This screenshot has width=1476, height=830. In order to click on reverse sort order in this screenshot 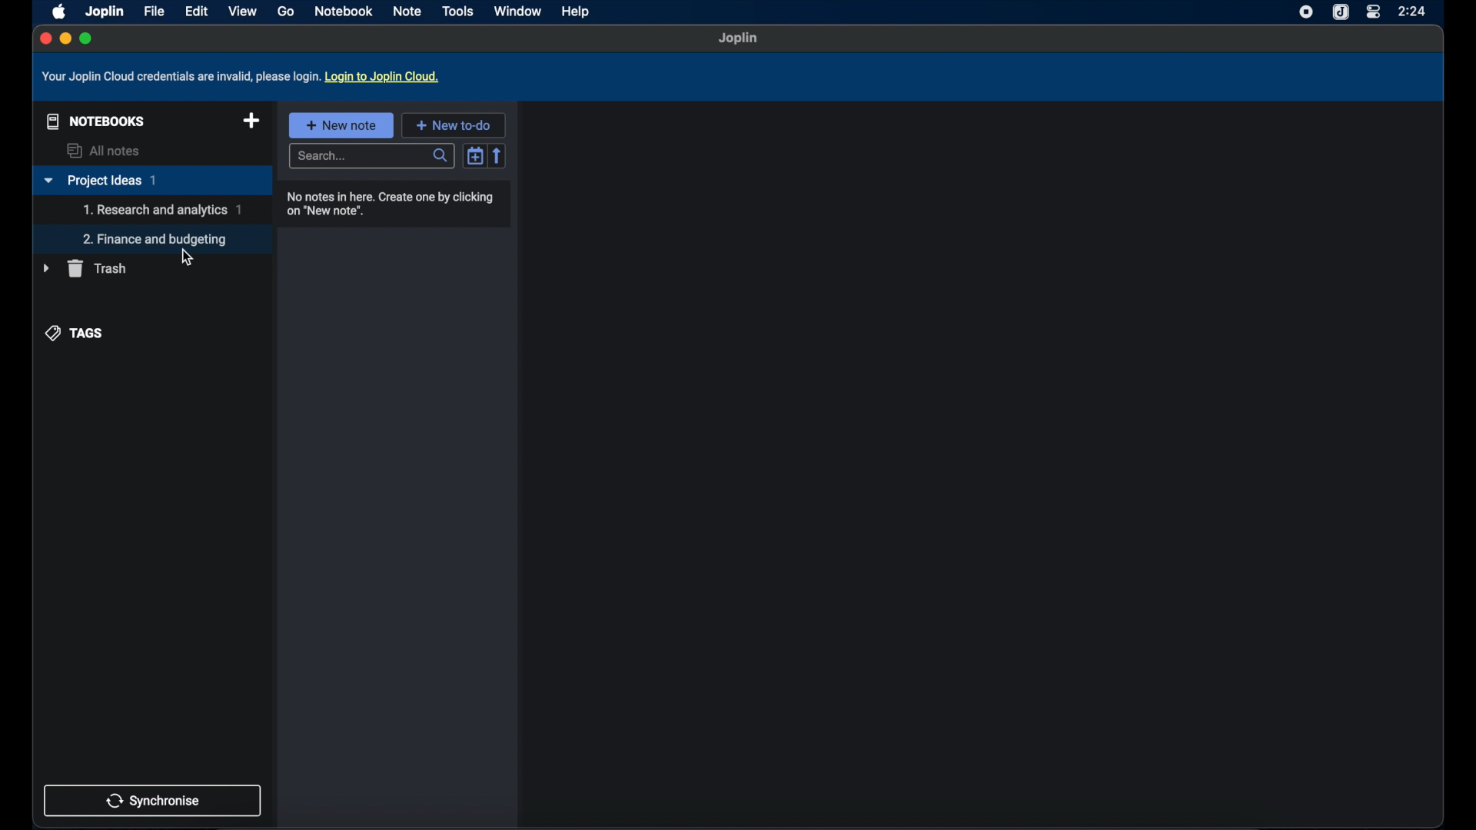, I will do `click(499, 155)`.